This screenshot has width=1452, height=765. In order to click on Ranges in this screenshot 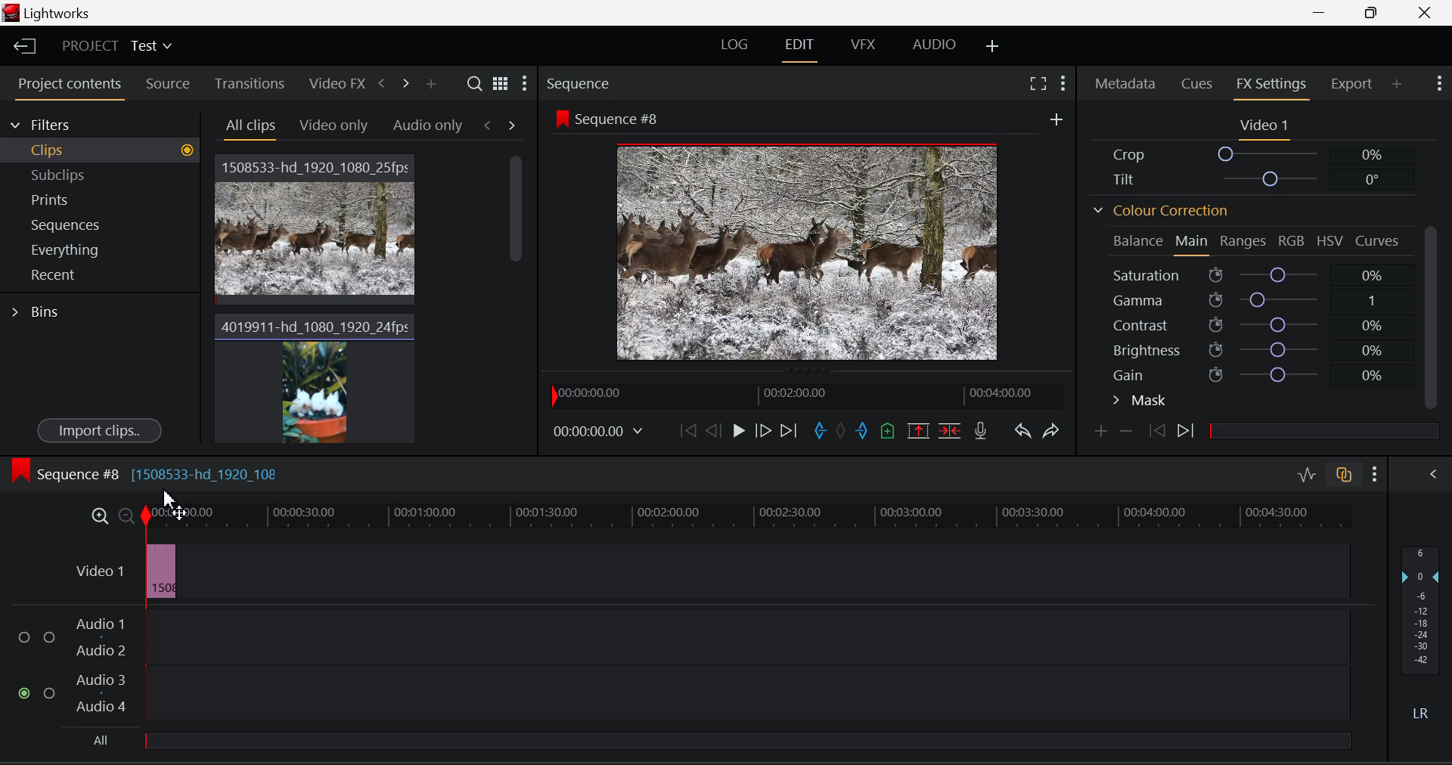, I will do `click(1243, 242)`.